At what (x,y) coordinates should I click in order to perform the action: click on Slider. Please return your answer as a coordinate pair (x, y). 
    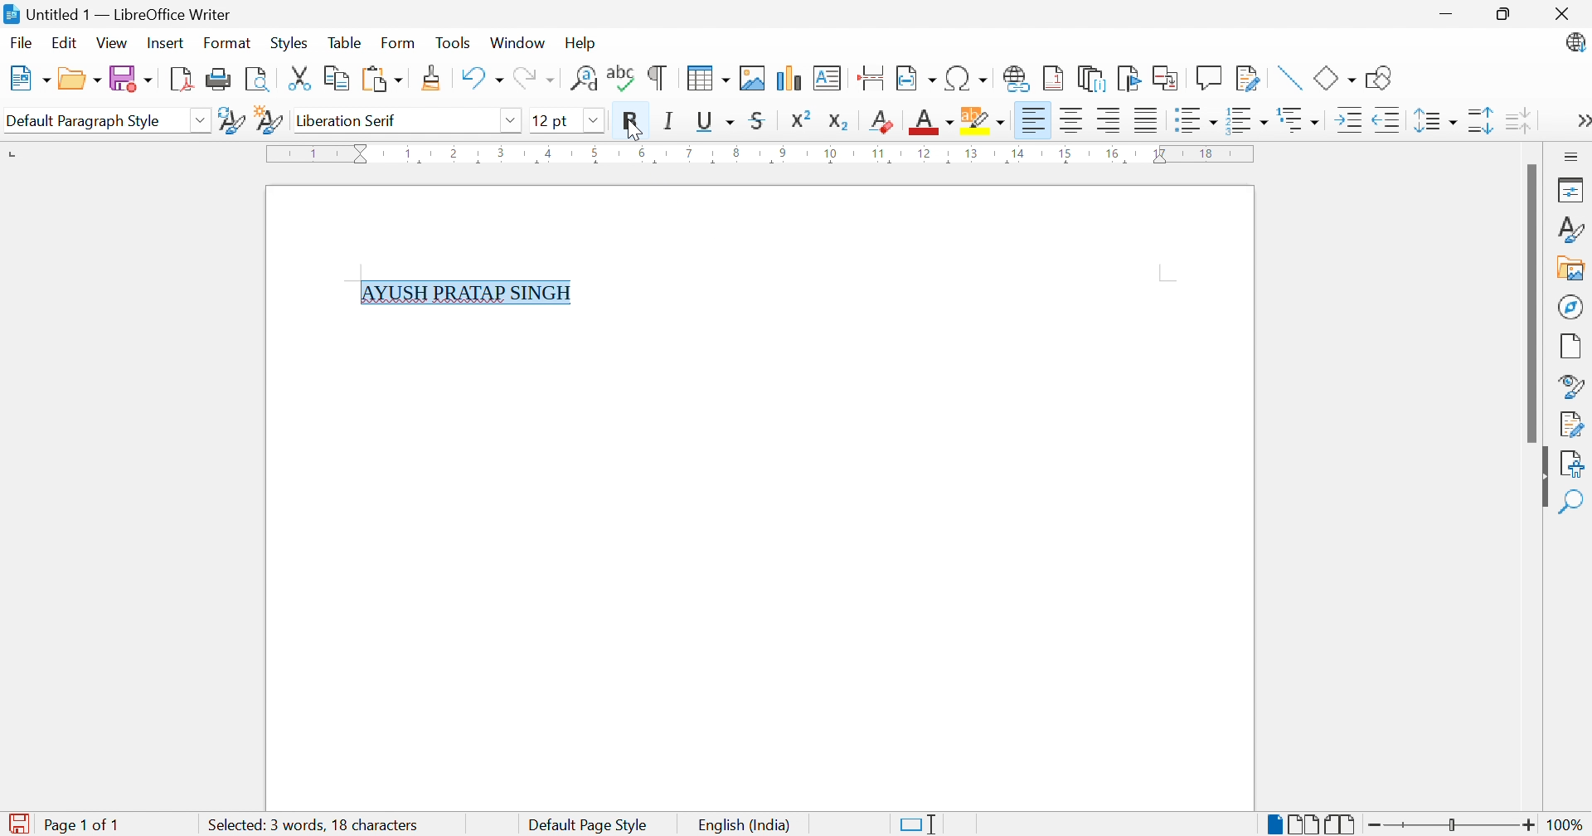
    Looking at the image, I should click on (1454, 825).